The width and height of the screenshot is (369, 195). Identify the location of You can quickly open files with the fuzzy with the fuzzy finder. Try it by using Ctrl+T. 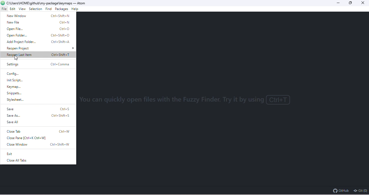
(186, 98).